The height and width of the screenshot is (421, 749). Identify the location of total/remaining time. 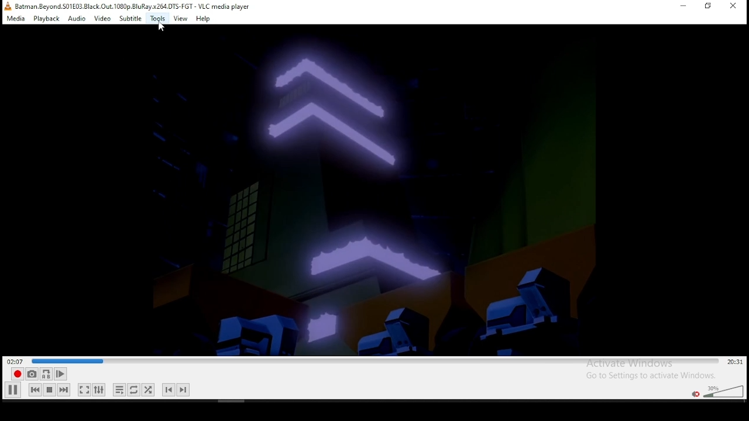
(736, 362).